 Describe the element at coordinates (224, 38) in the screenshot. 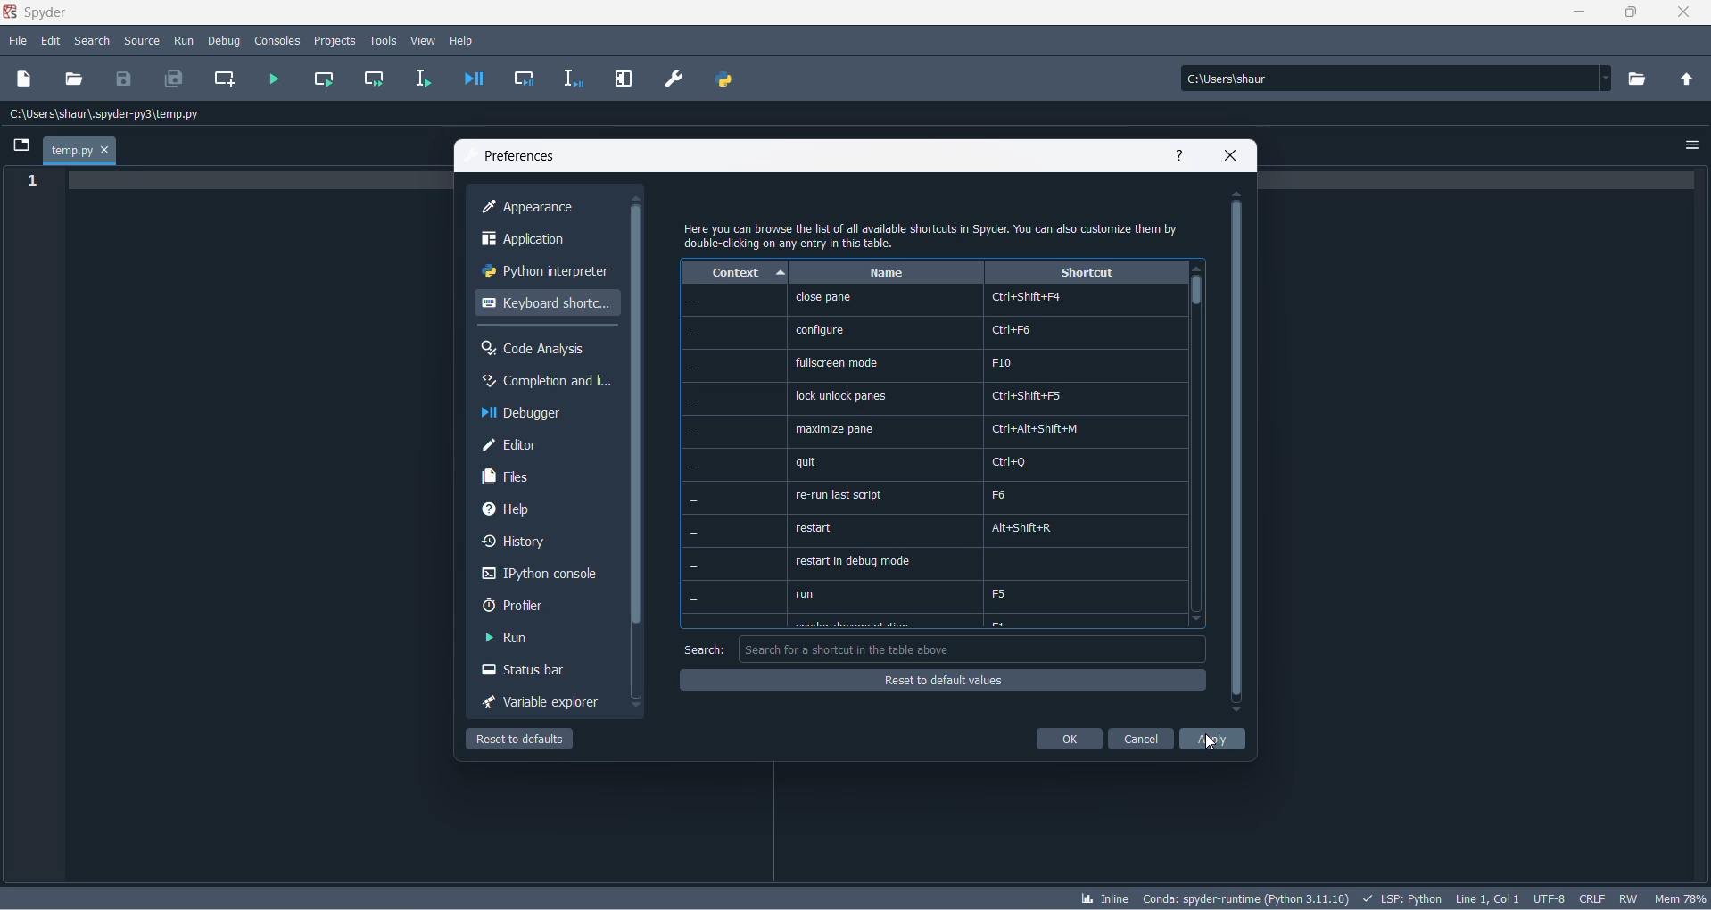

I see `debug` at that location.